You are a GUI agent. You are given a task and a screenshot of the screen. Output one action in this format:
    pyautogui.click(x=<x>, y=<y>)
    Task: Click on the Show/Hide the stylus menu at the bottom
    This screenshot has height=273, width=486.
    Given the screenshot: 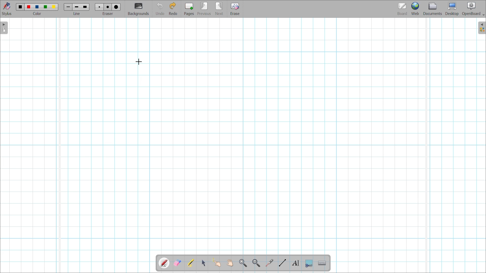 What is the action you would take?
    pyautogui.click(x=7, y=9)
    